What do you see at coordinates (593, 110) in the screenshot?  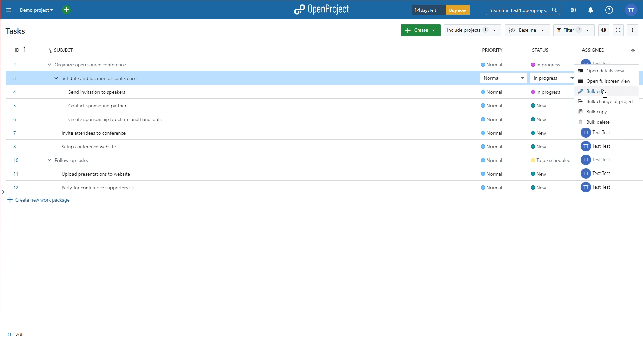 I see `Bulk copy` at bounding box center [593, 110].